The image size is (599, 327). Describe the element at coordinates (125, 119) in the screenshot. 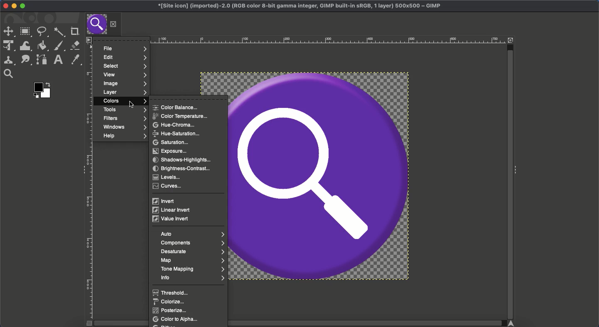

I see `Filters` at that location.